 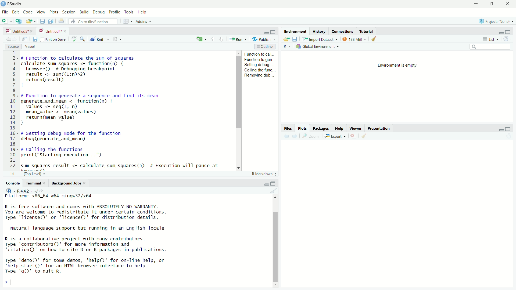 I want to click on environment, so click(x=295, y=30).